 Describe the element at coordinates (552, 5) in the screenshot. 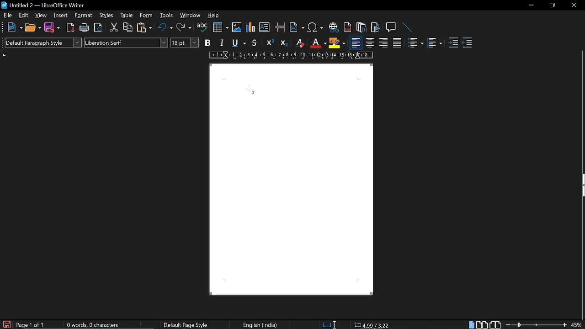

I see `restore down` at that location.